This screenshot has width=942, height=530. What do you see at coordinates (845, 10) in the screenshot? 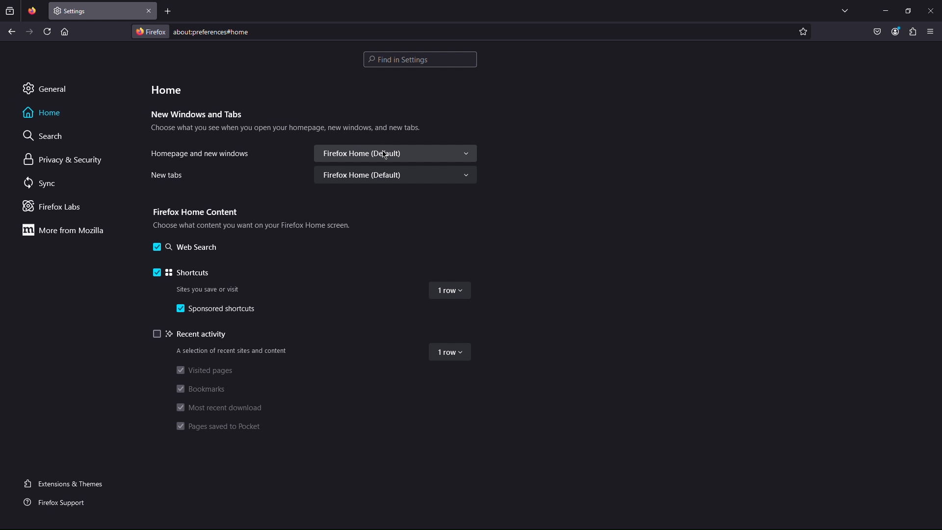
I see `List all tabs` at bounding box center [845, 10].